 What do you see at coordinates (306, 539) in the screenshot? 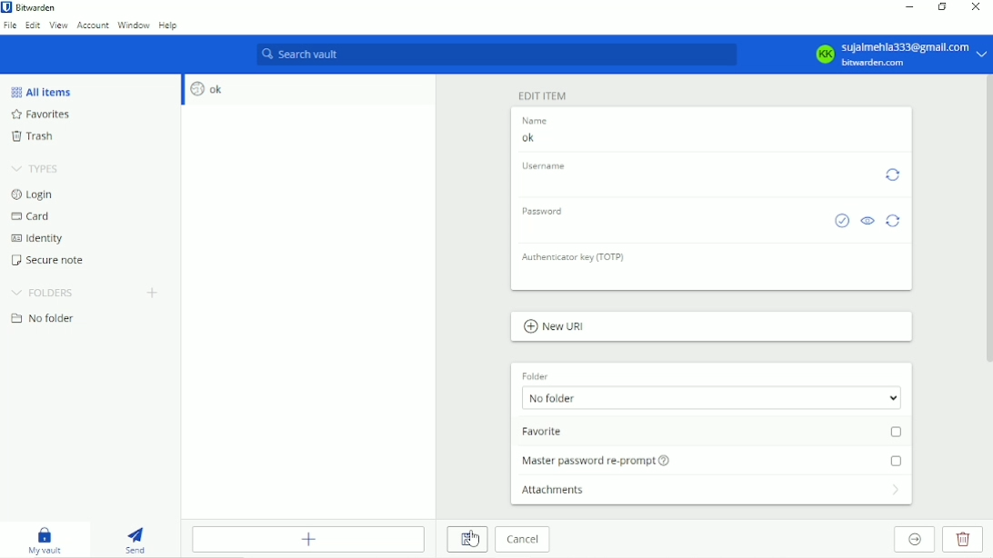
I see `Add item` at bounding box center [306, 539].